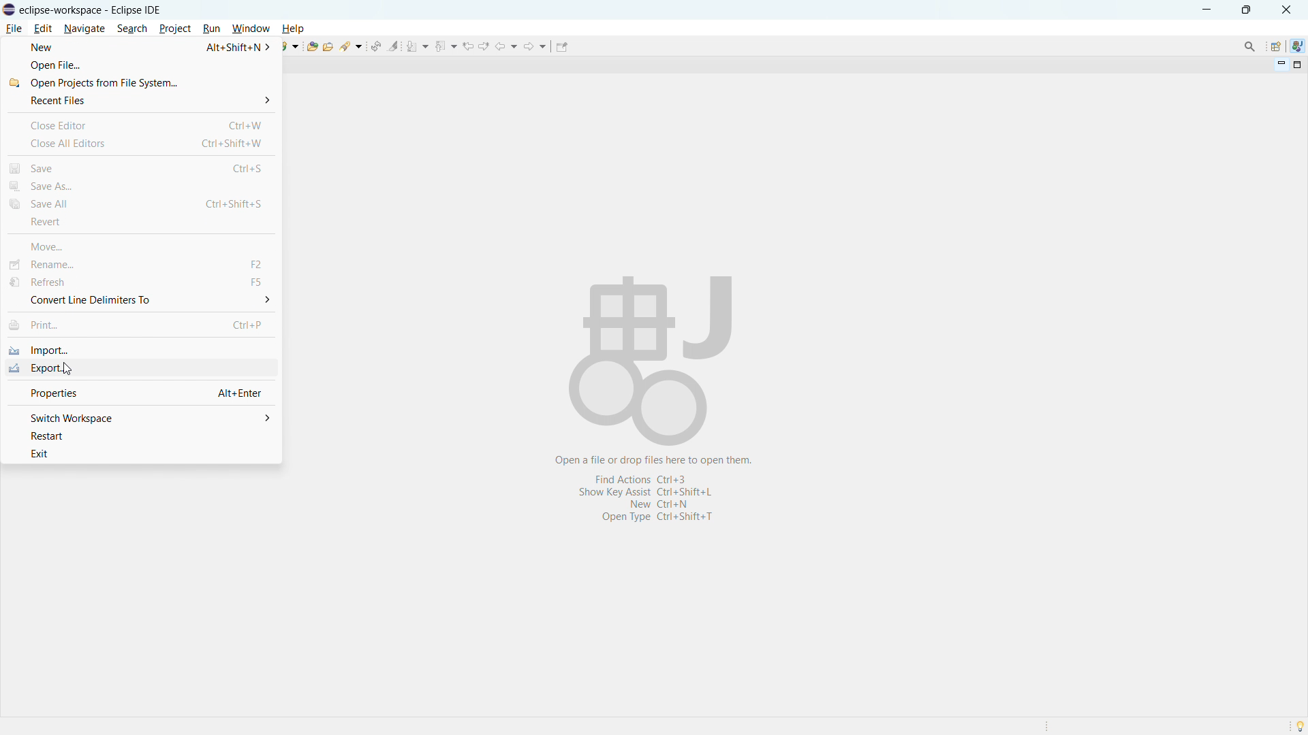 This screenshot has width=1308, height=735. I want to click on help, so click(292, 28).